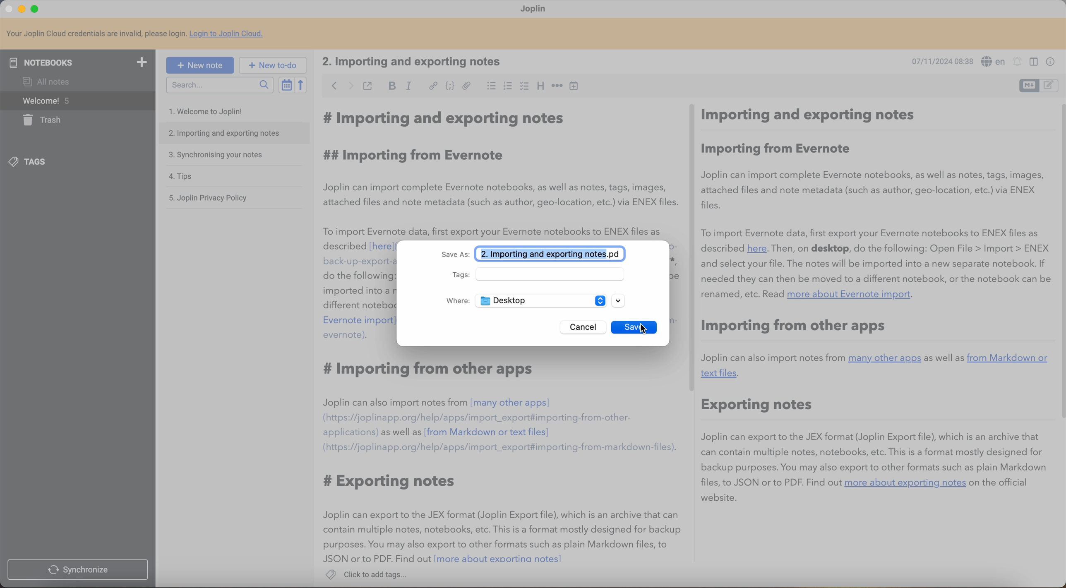 Image resolution: width=1066 pixels, height=588 pixels. Describe the element at coordinates (181, 175) in the screenshot. I see `tips` at that location.